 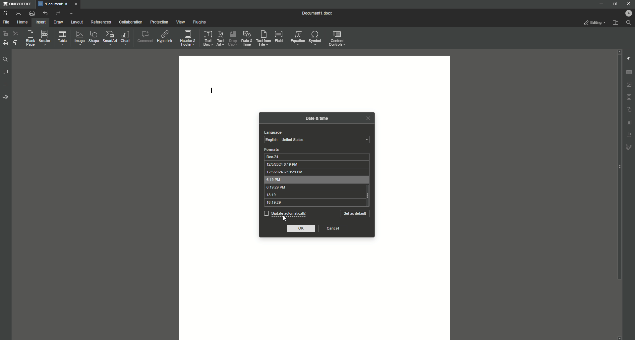 I want to click on Controls, so click(x=338, y=38).